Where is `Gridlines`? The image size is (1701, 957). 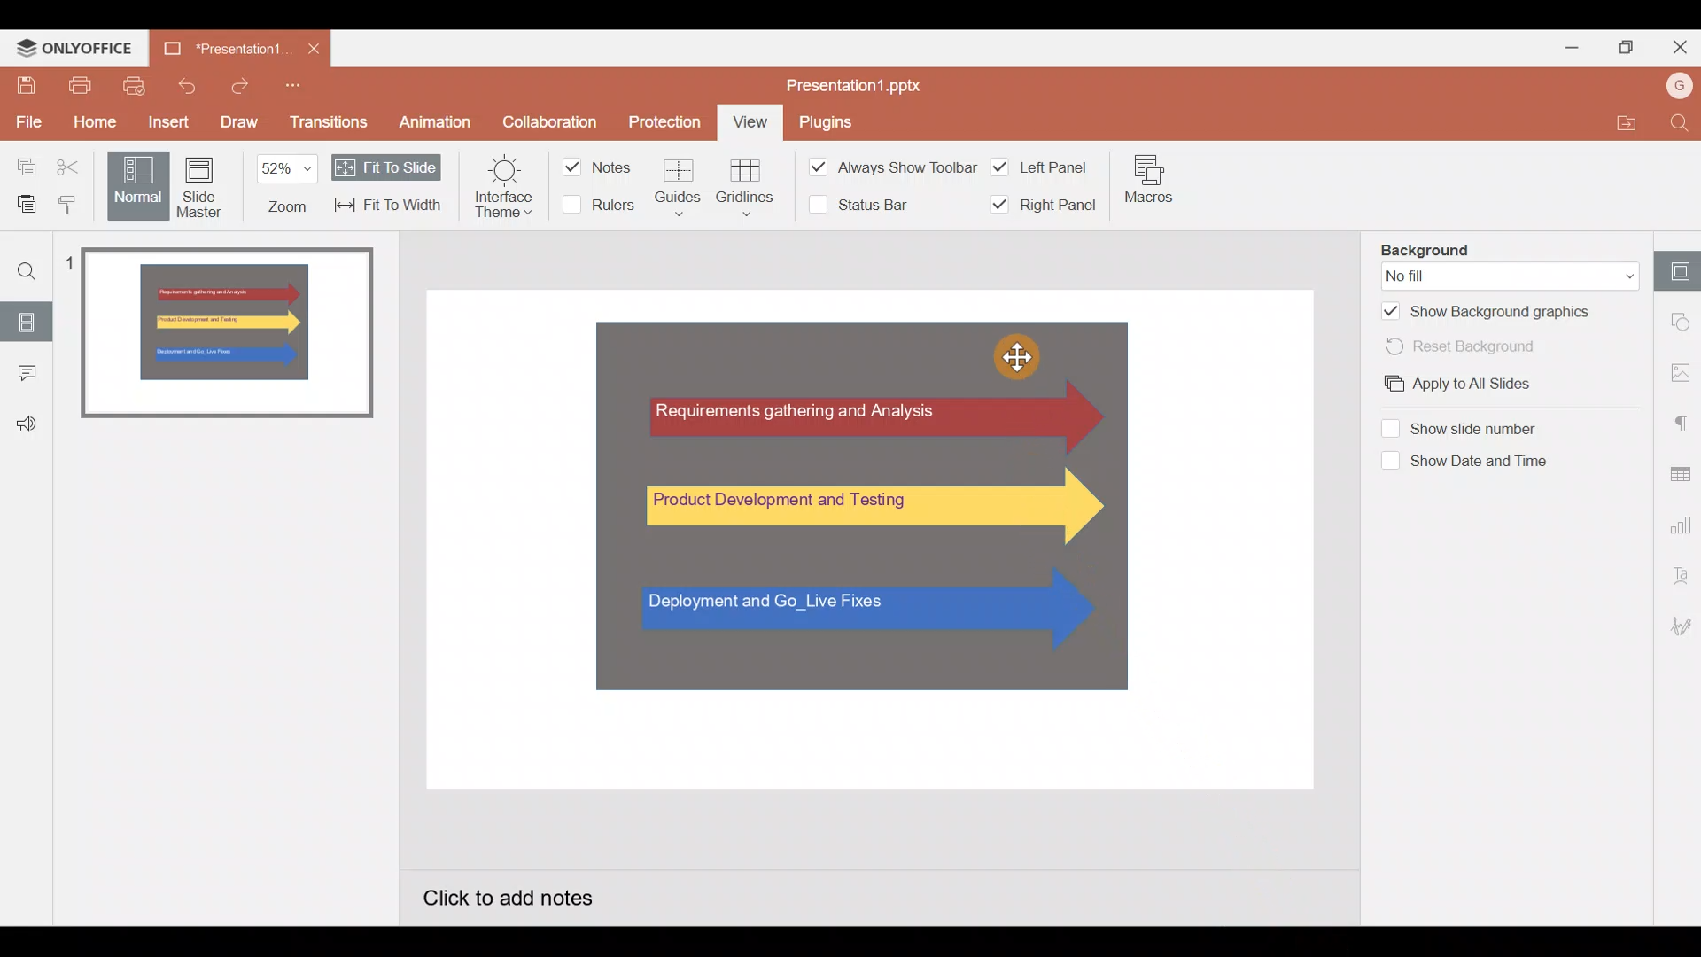 Gridlines is located at coordinates (746, 186).